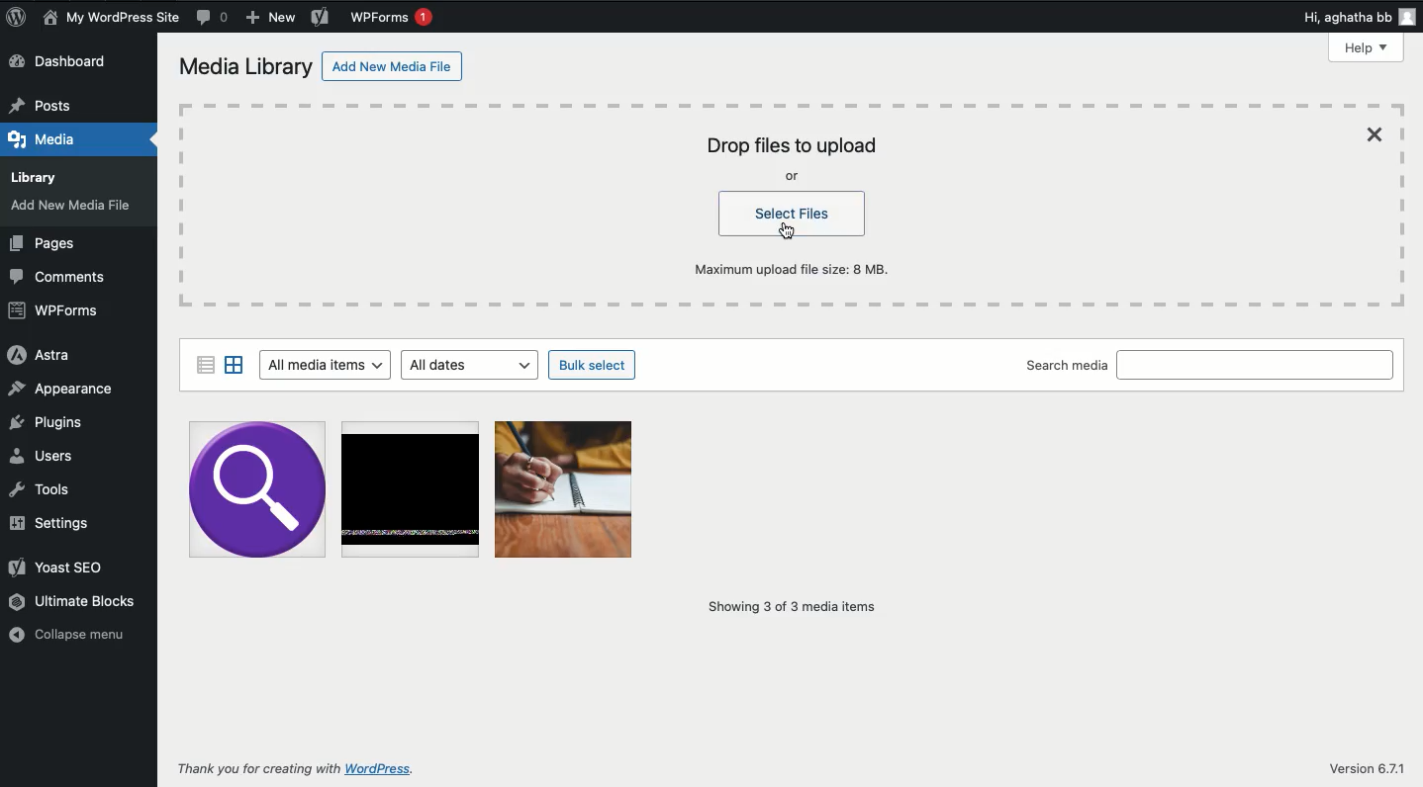 Image resolution: width=1423 pixels, height=787 pixels. What do you see at coordinates (800, 268) in the screenshot?
I see `Maximum upload file size` at bounding box center [800, 268].